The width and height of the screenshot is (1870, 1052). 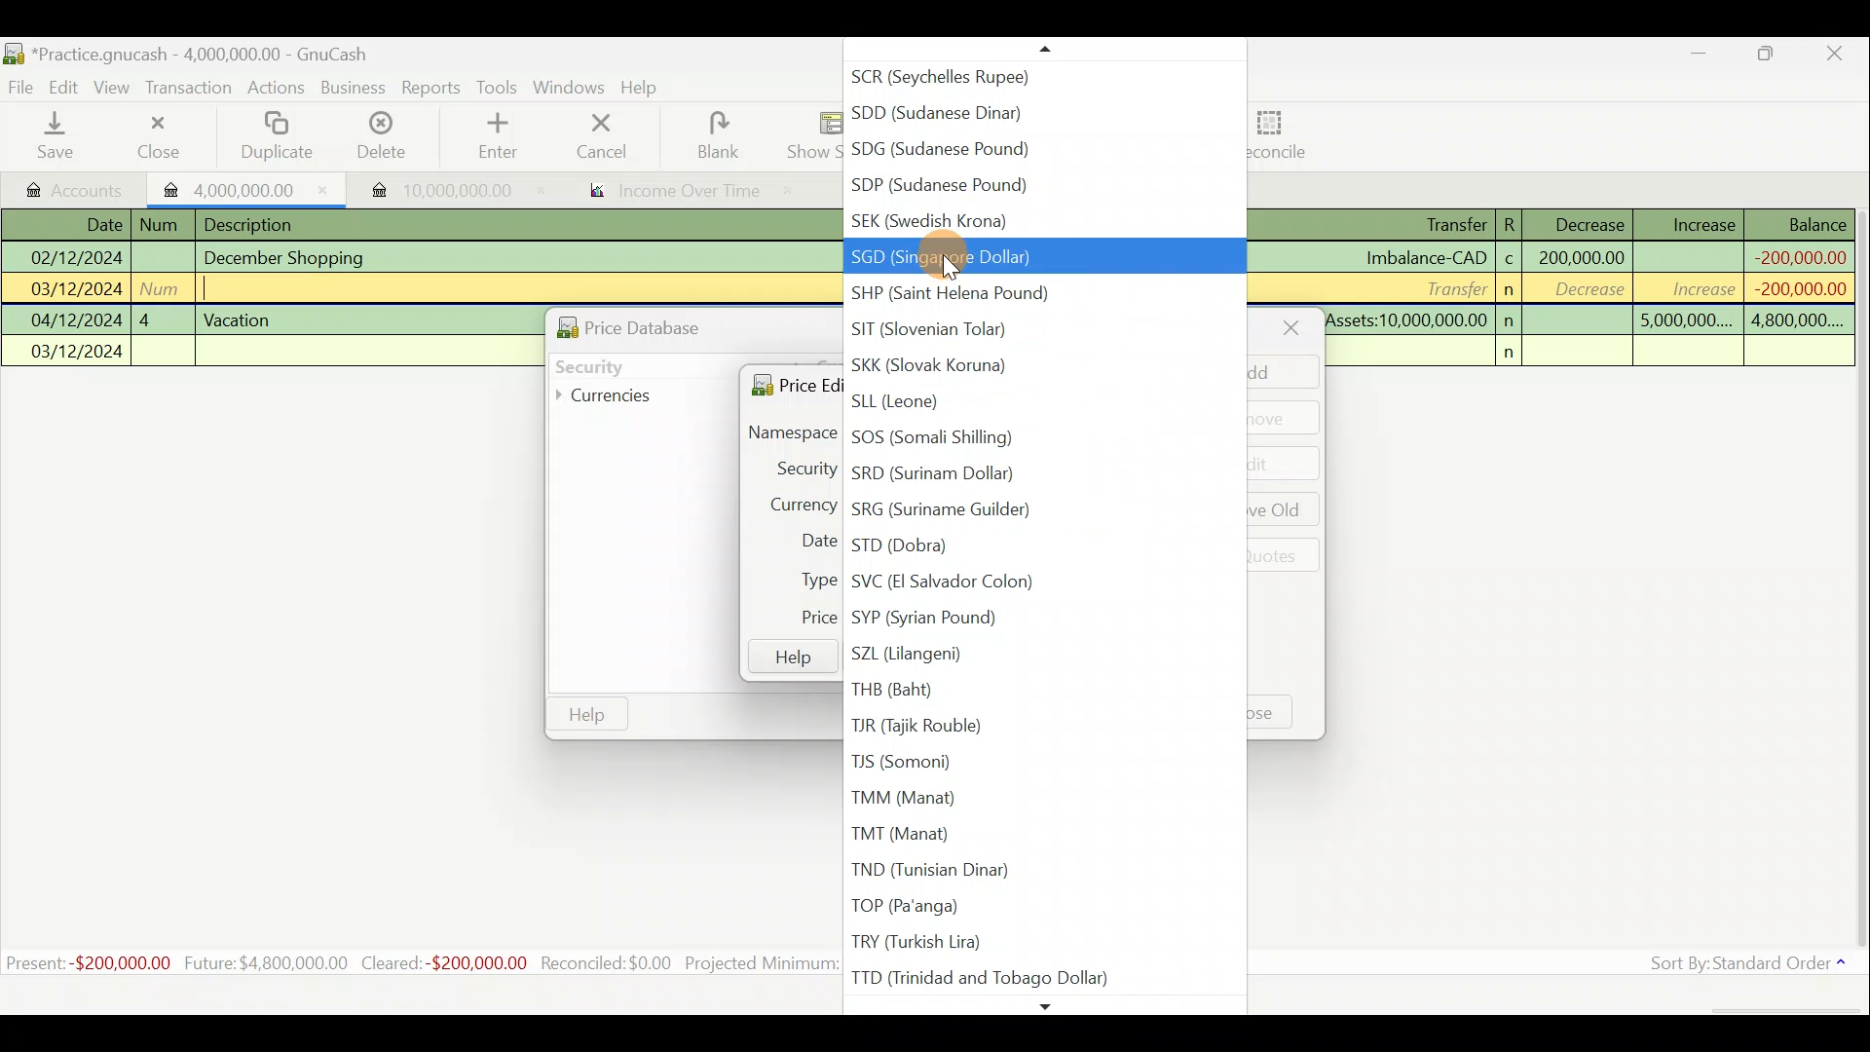 What do you see at coordinates (1793, 288) in the screenshot?
I see `-200,000,000` at bounding box center [1793, 288].